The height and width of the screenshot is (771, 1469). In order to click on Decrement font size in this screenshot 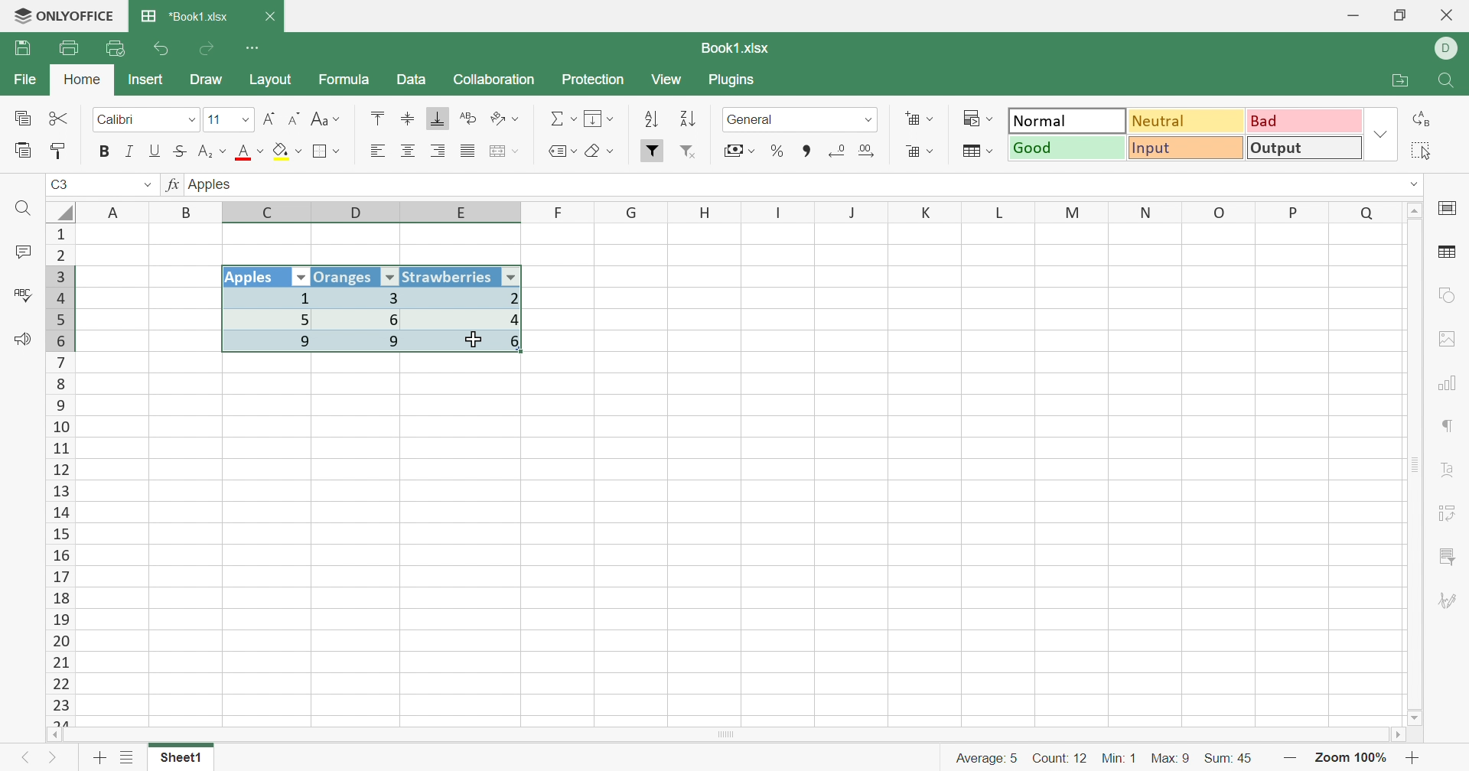, I will do `click(295, 119)`.